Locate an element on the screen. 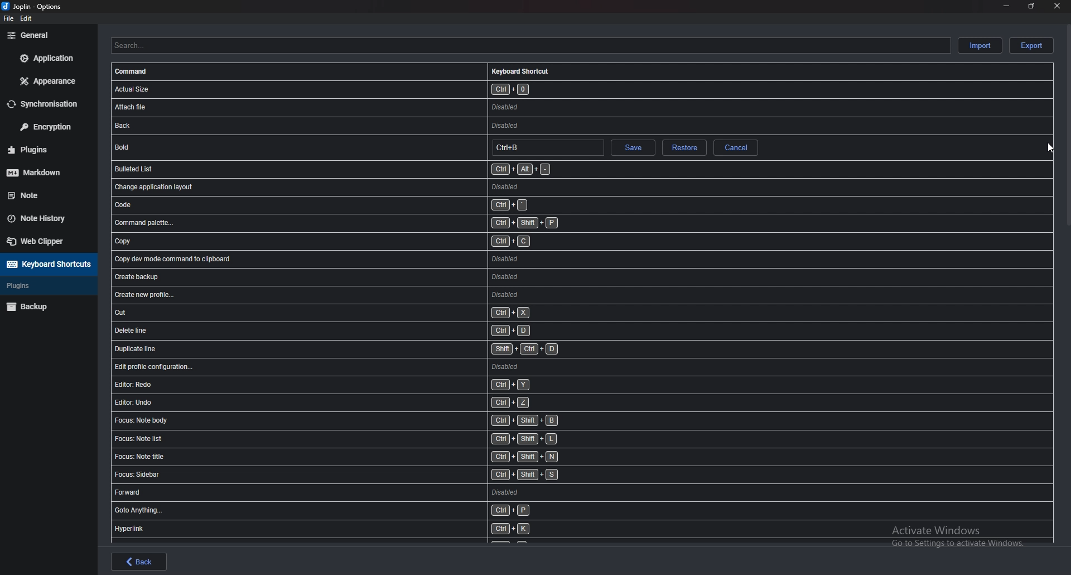 The height and width of the screenshot is (575, 1071). shortcut is located at coordinates (358, 241).